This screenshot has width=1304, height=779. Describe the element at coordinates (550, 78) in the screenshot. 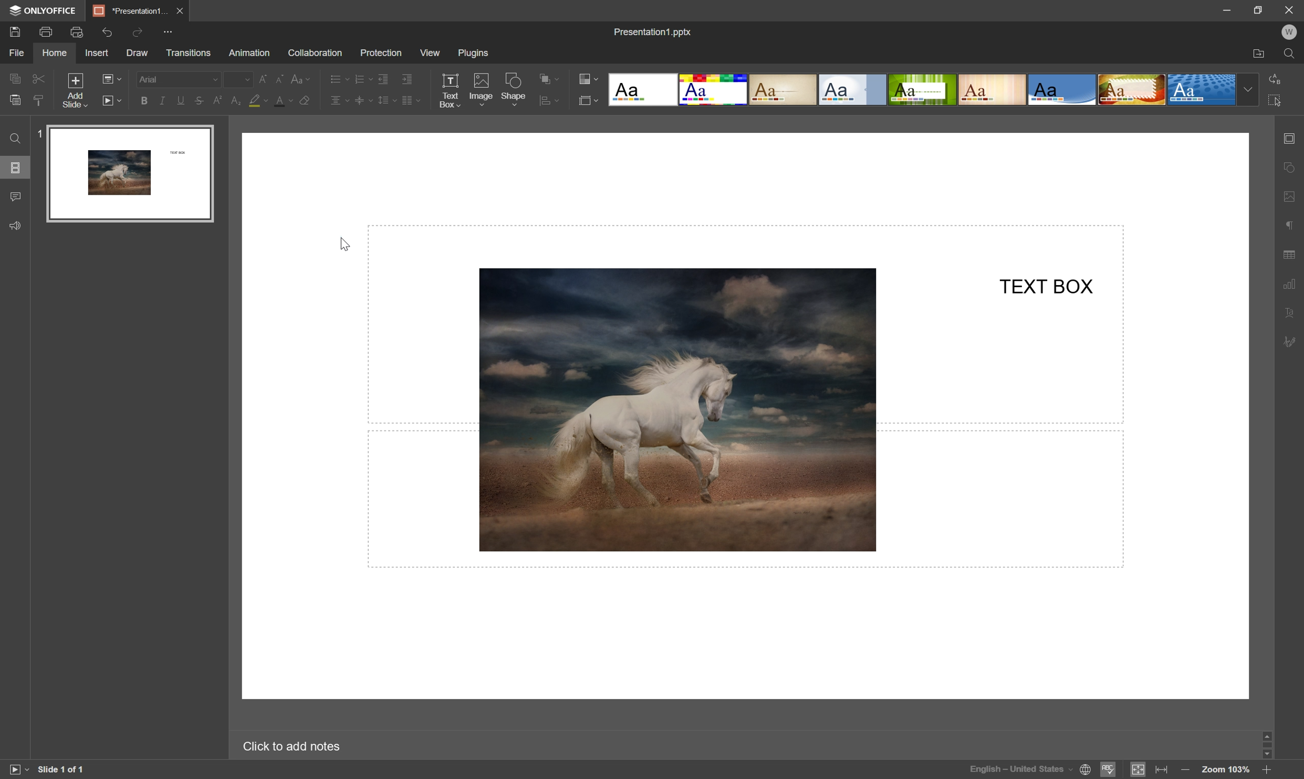

I see `arrange shape` at that location.